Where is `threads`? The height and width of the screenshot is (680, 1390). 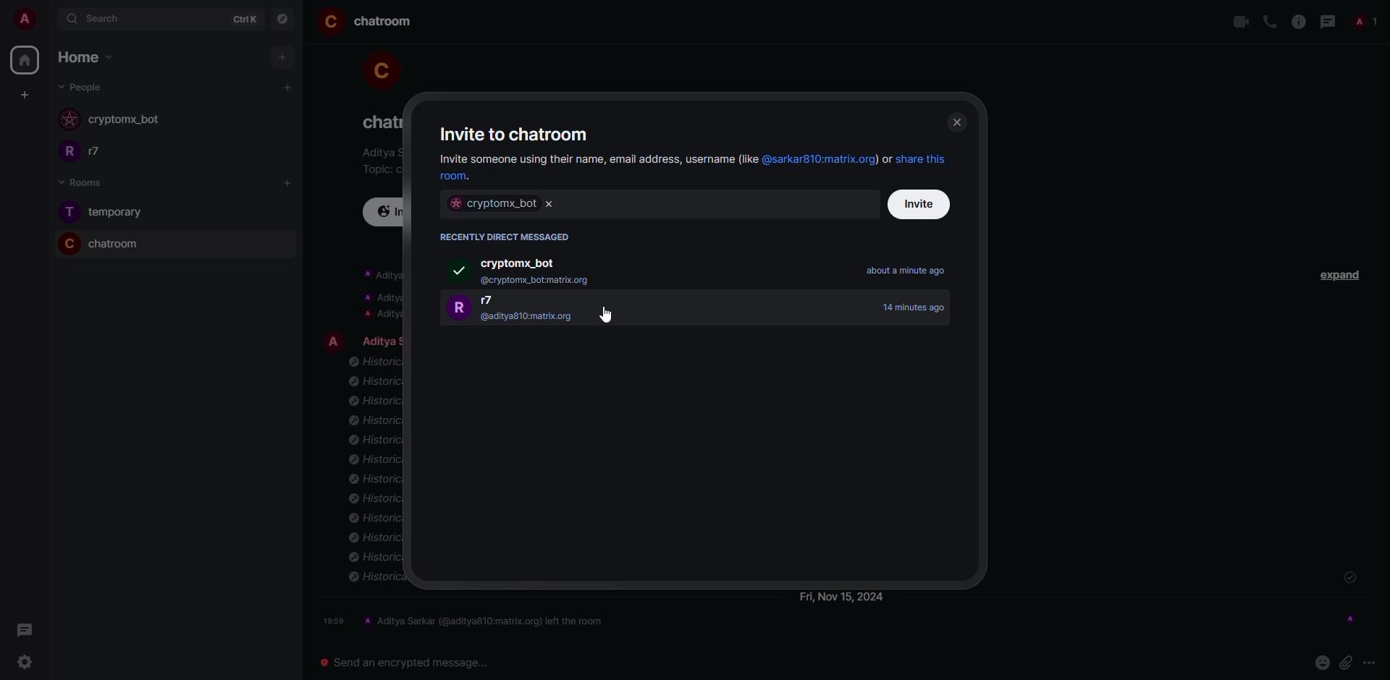
threads is located at coordinates (1327, 22).